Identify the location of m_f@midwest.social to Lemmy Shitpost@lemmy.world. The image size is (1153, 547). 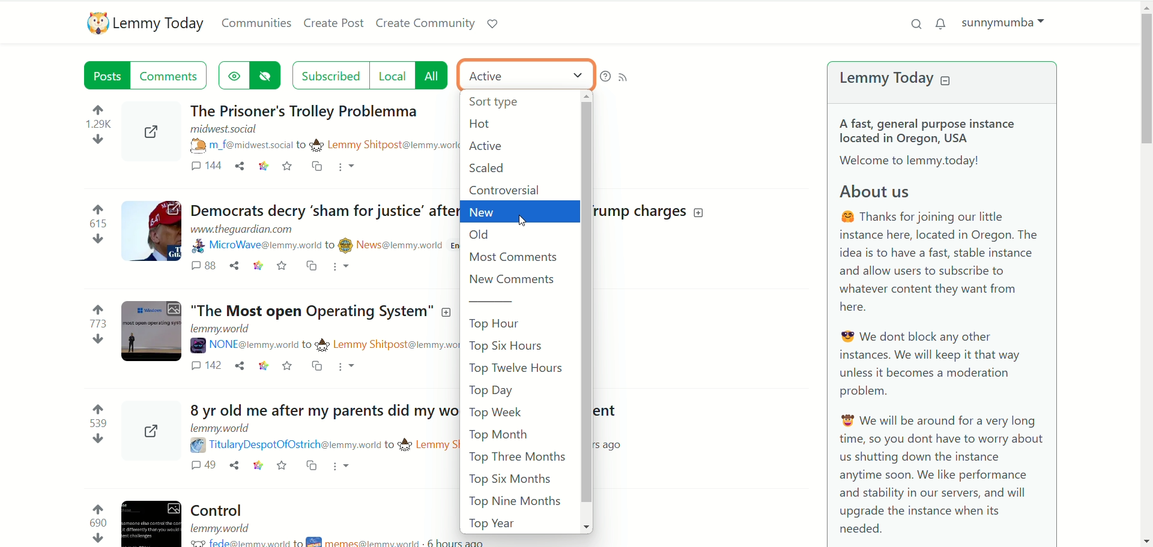
(324, 145).